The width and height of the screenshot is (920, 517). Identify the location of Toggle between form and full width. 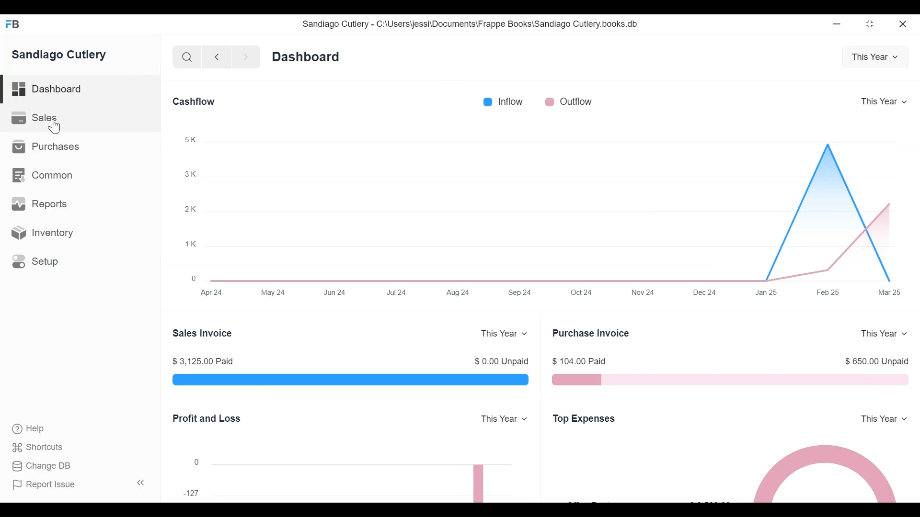
(870, 24).